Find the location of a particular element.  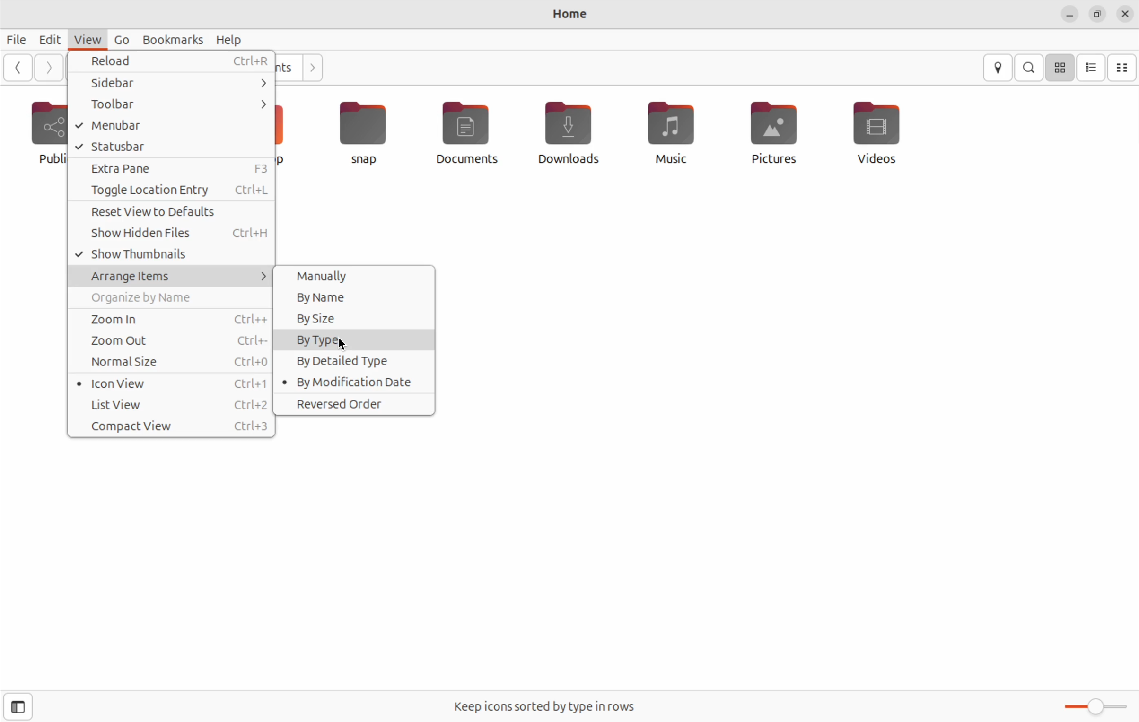

by modification date is located at coordinates (353, 383).